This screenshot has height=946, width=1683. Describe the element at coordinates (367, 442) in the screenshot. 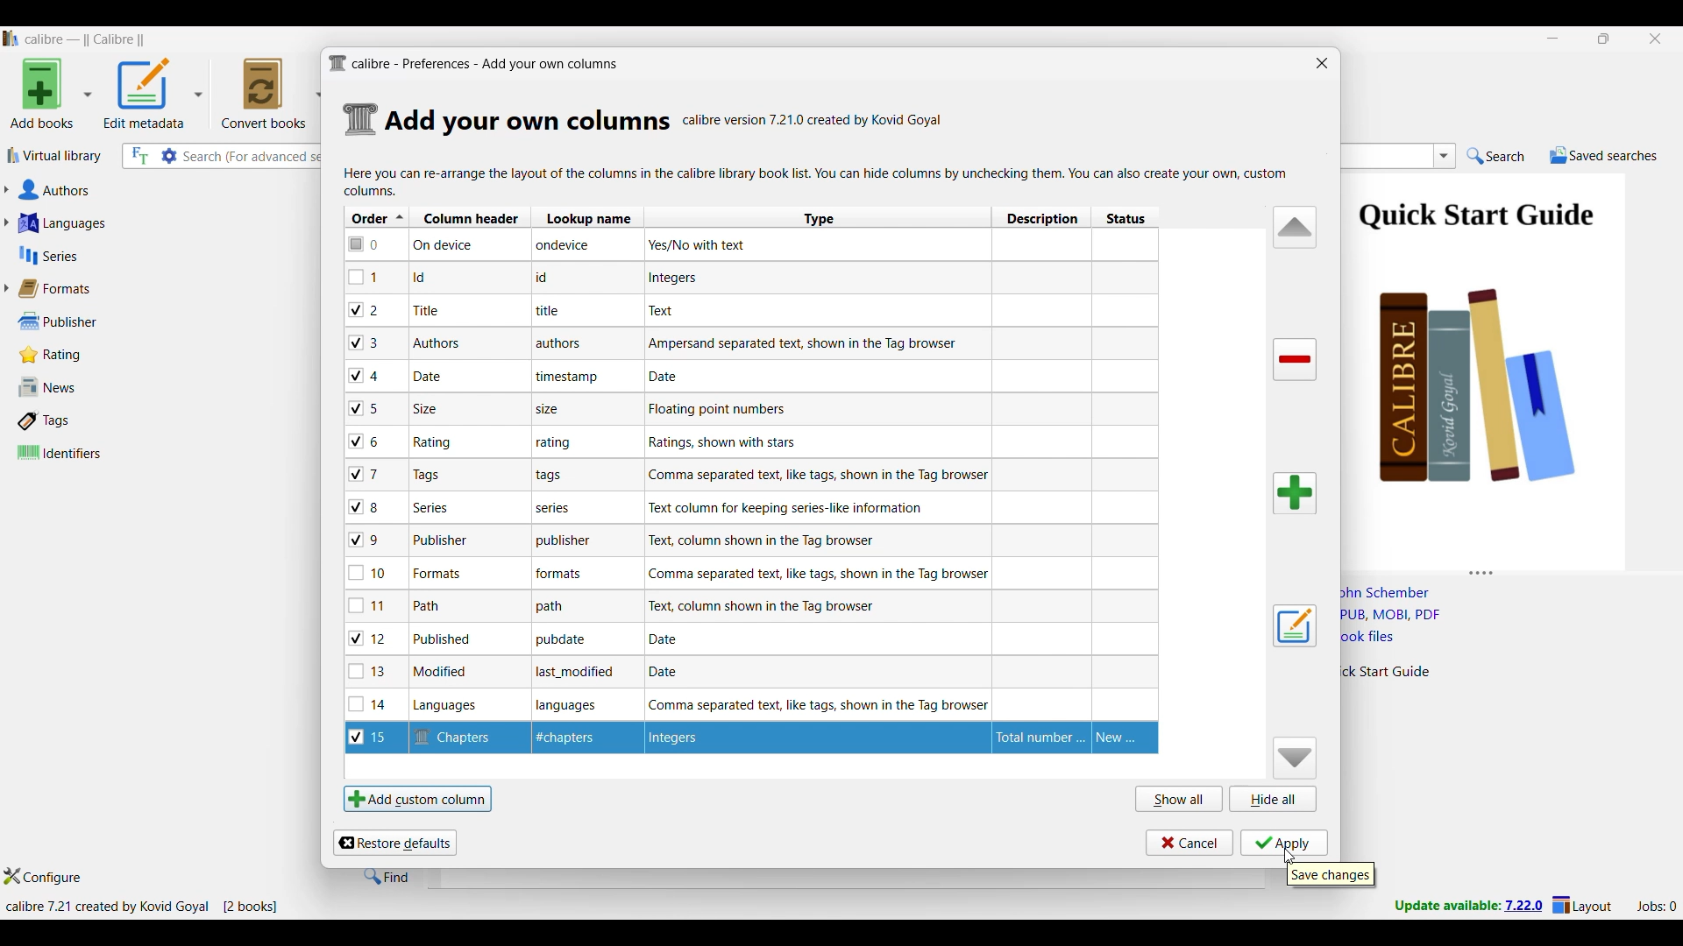

I see `checkbox - 6` at that location.